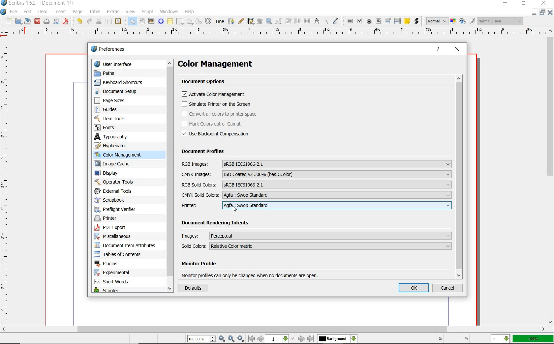 This screenshot has width=554, height=344. What do you see at coordinates (15, 11) in the screenshot?
I see `file` at bounding box center [15, 11].